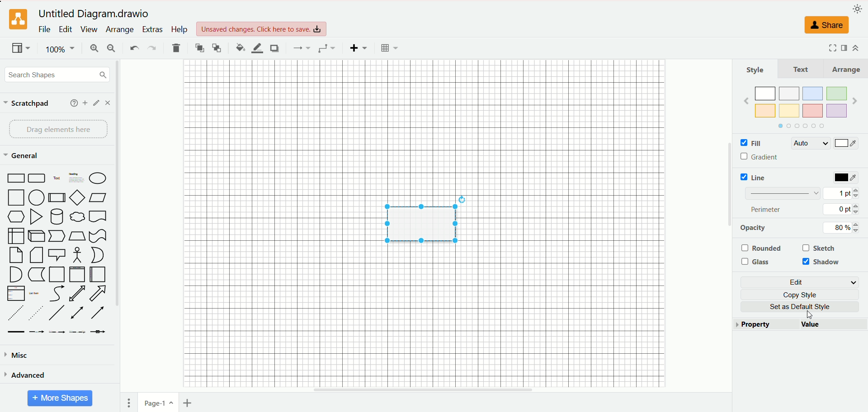  What do you see at coordinates (804, 295) in the screenshot?
I see `copy style` at bounding box center [804, 295].